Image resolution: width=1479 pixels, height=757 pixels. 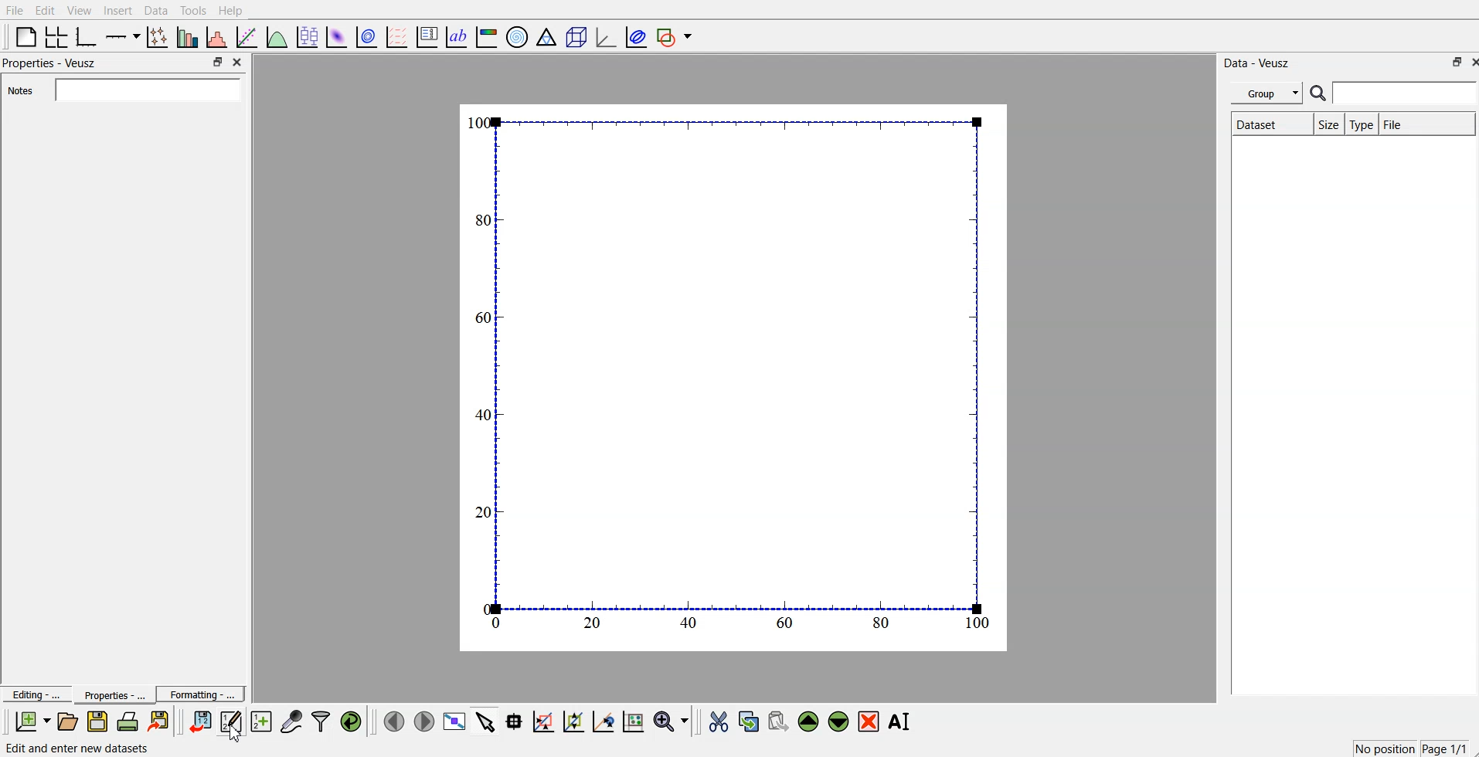 I want to click on plot a vector field, so click(x=399, y=36).